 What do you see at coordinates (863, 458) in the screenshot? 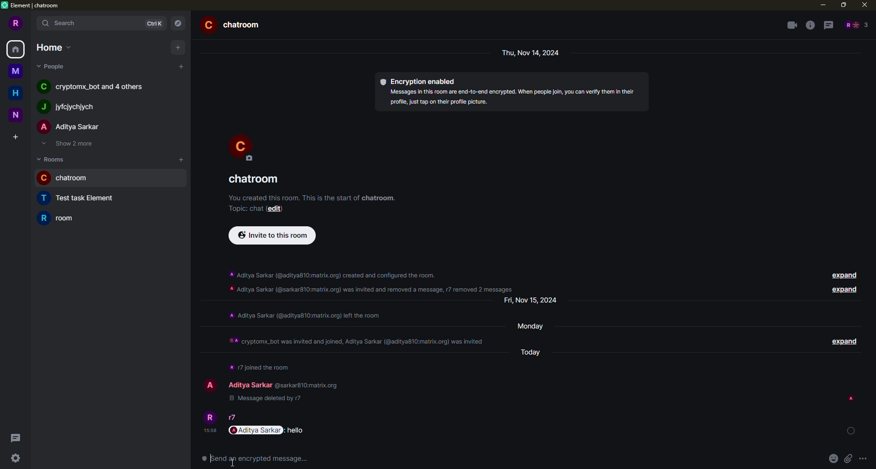
I see `sed` at bounding box center [863, 458].